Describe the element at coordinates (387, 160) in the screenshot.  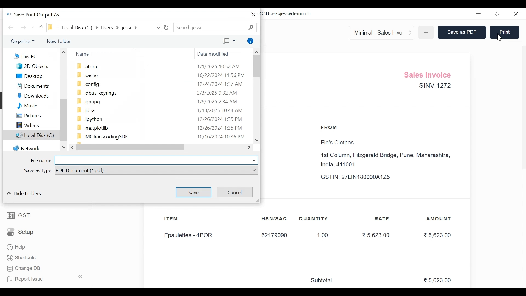
I see `1st Column, Fitzgerald Bridge, Pune, Maharashtra, India, 411001` at that location.